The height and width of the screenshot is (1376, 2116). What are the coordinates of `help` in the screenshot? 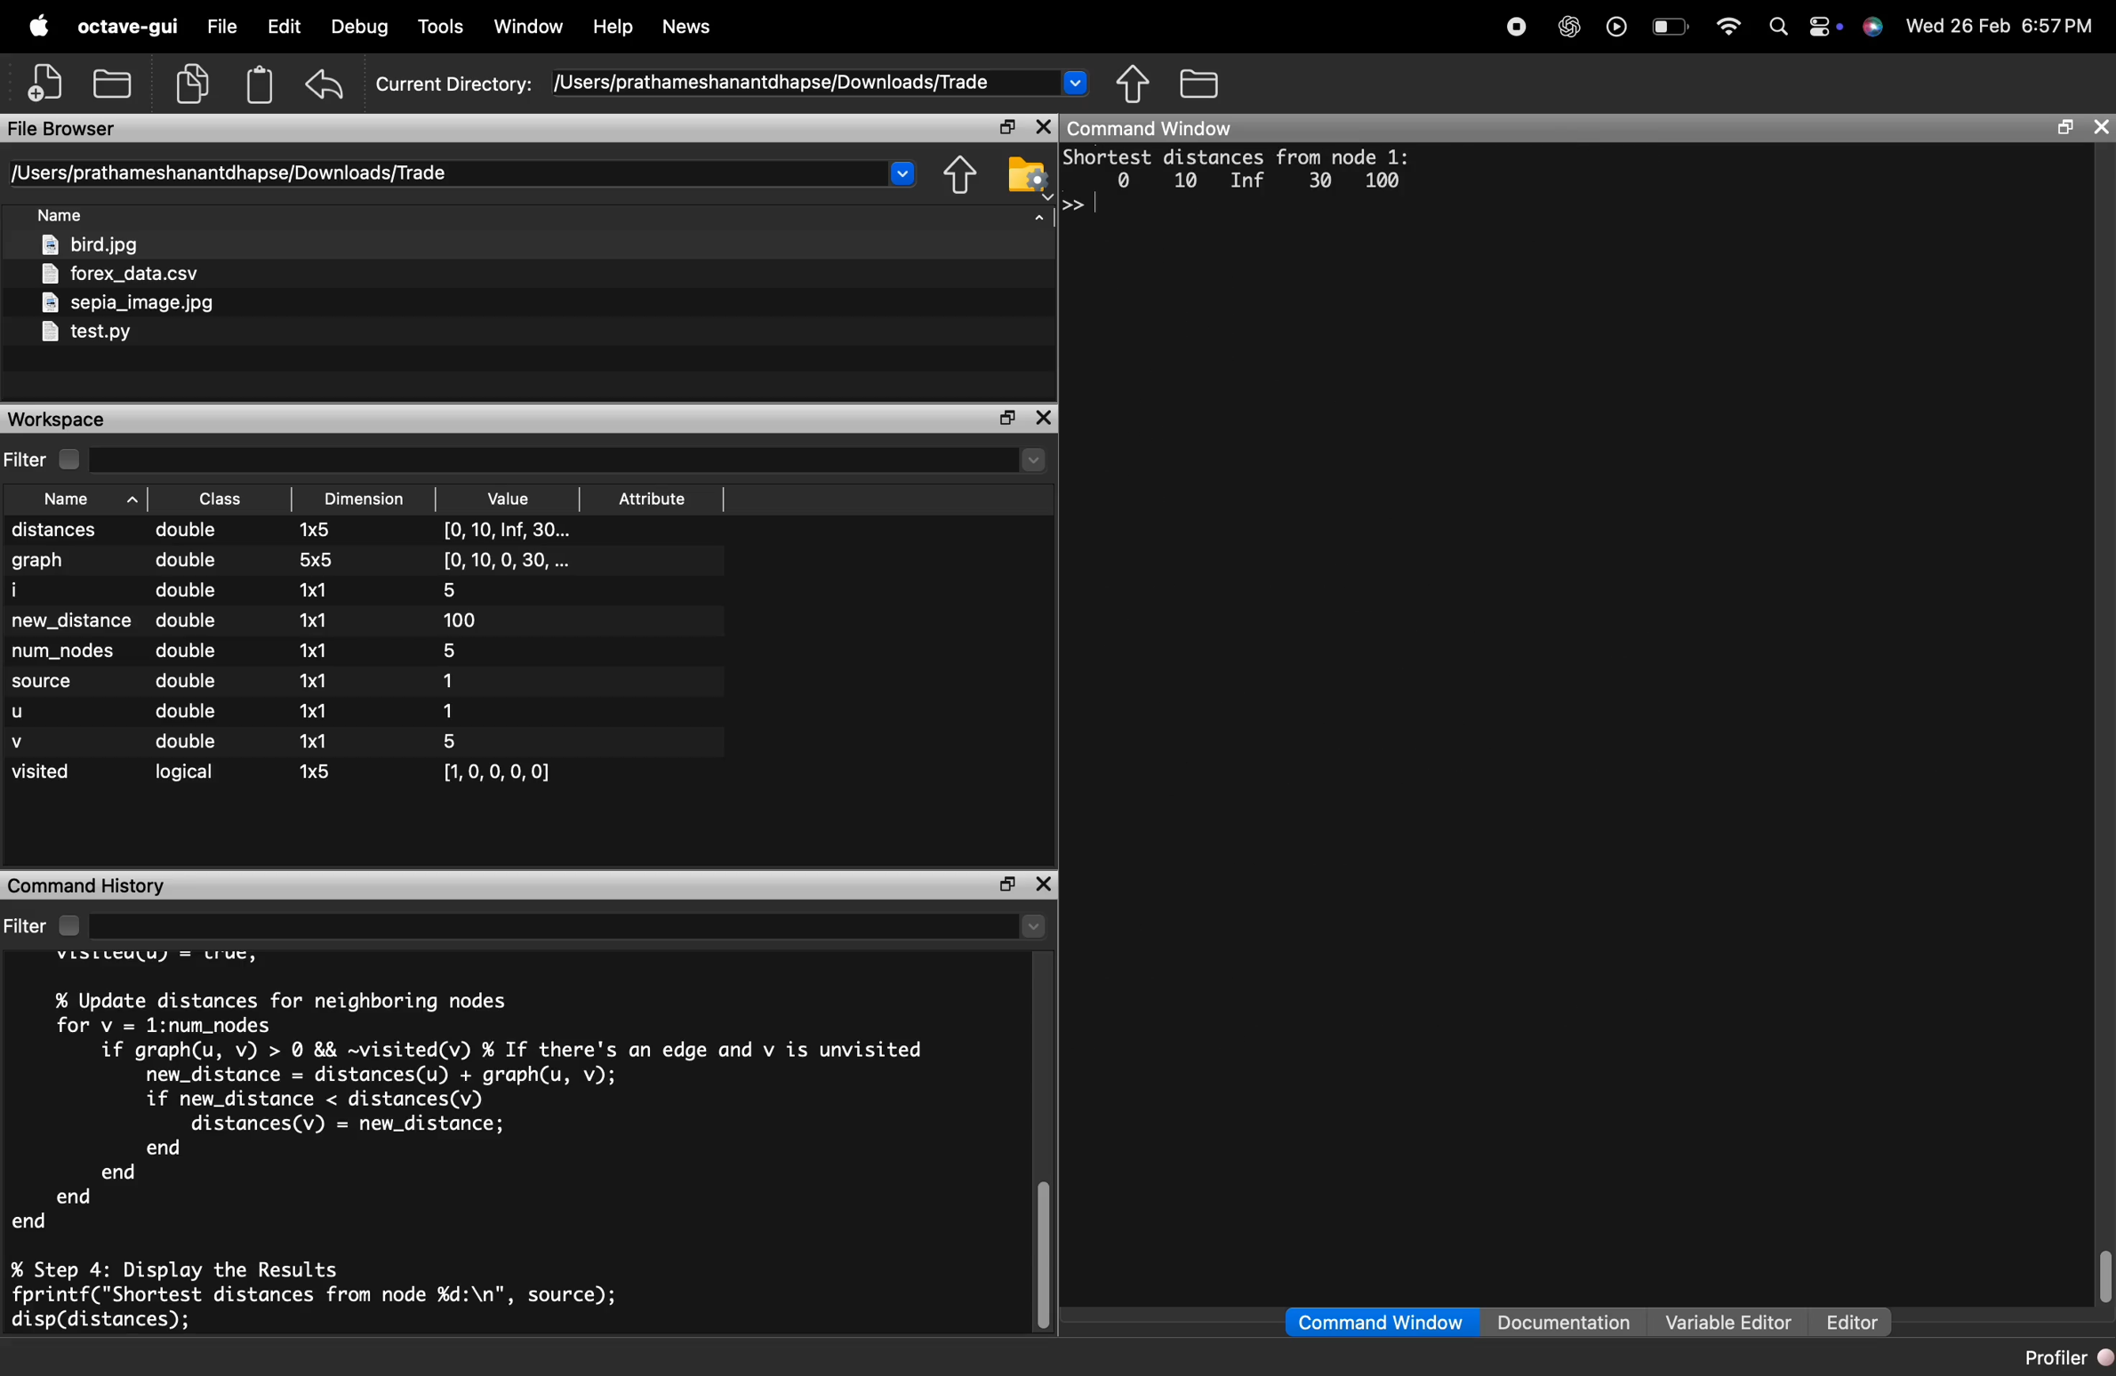 It's located at (616, 28).